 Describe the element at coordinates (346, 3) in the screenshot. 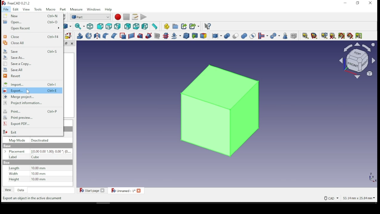

I see `minimize` at that location.